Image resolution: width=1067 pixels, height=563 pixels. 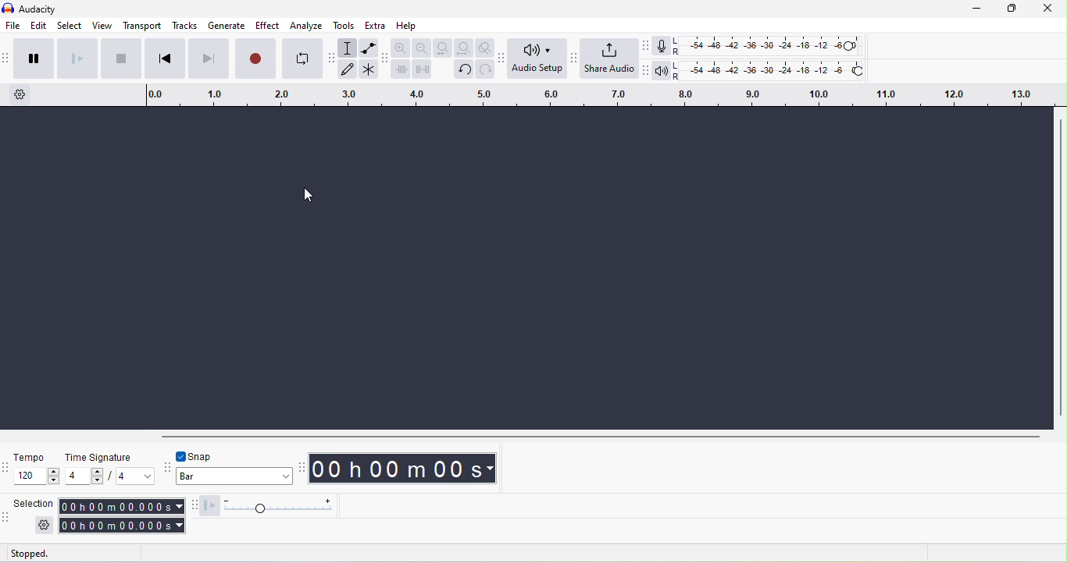 What do you see at coordinates (369, 47) in the screenshot?
I see `envelope tool` at bounding box center [369, 47].